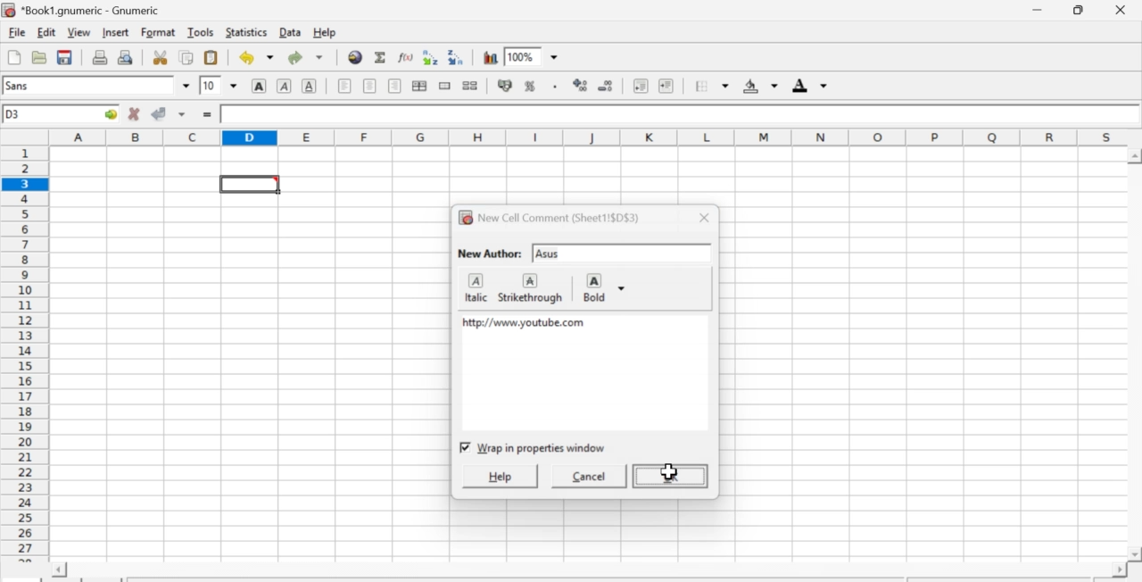  I want to click on New Cell Comment (Sheet1!$D$3), so click(560, 215).